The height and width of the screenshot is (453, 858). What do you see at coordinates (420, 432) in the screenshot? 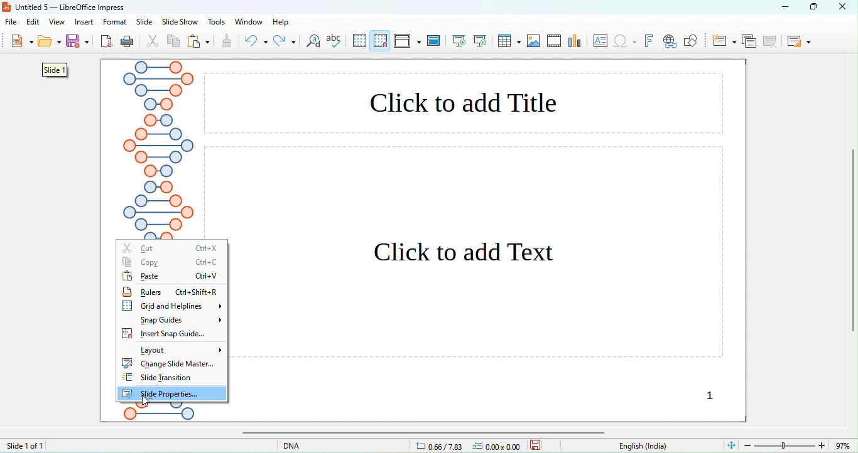
I see `horizontal scroll bar` at bounding box center [420, 432].